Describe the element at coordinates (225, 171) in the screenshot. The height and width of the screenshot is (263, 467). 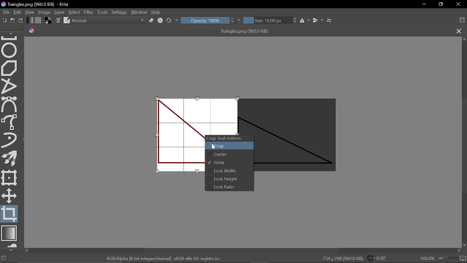
I see `Lock Width` at that location.